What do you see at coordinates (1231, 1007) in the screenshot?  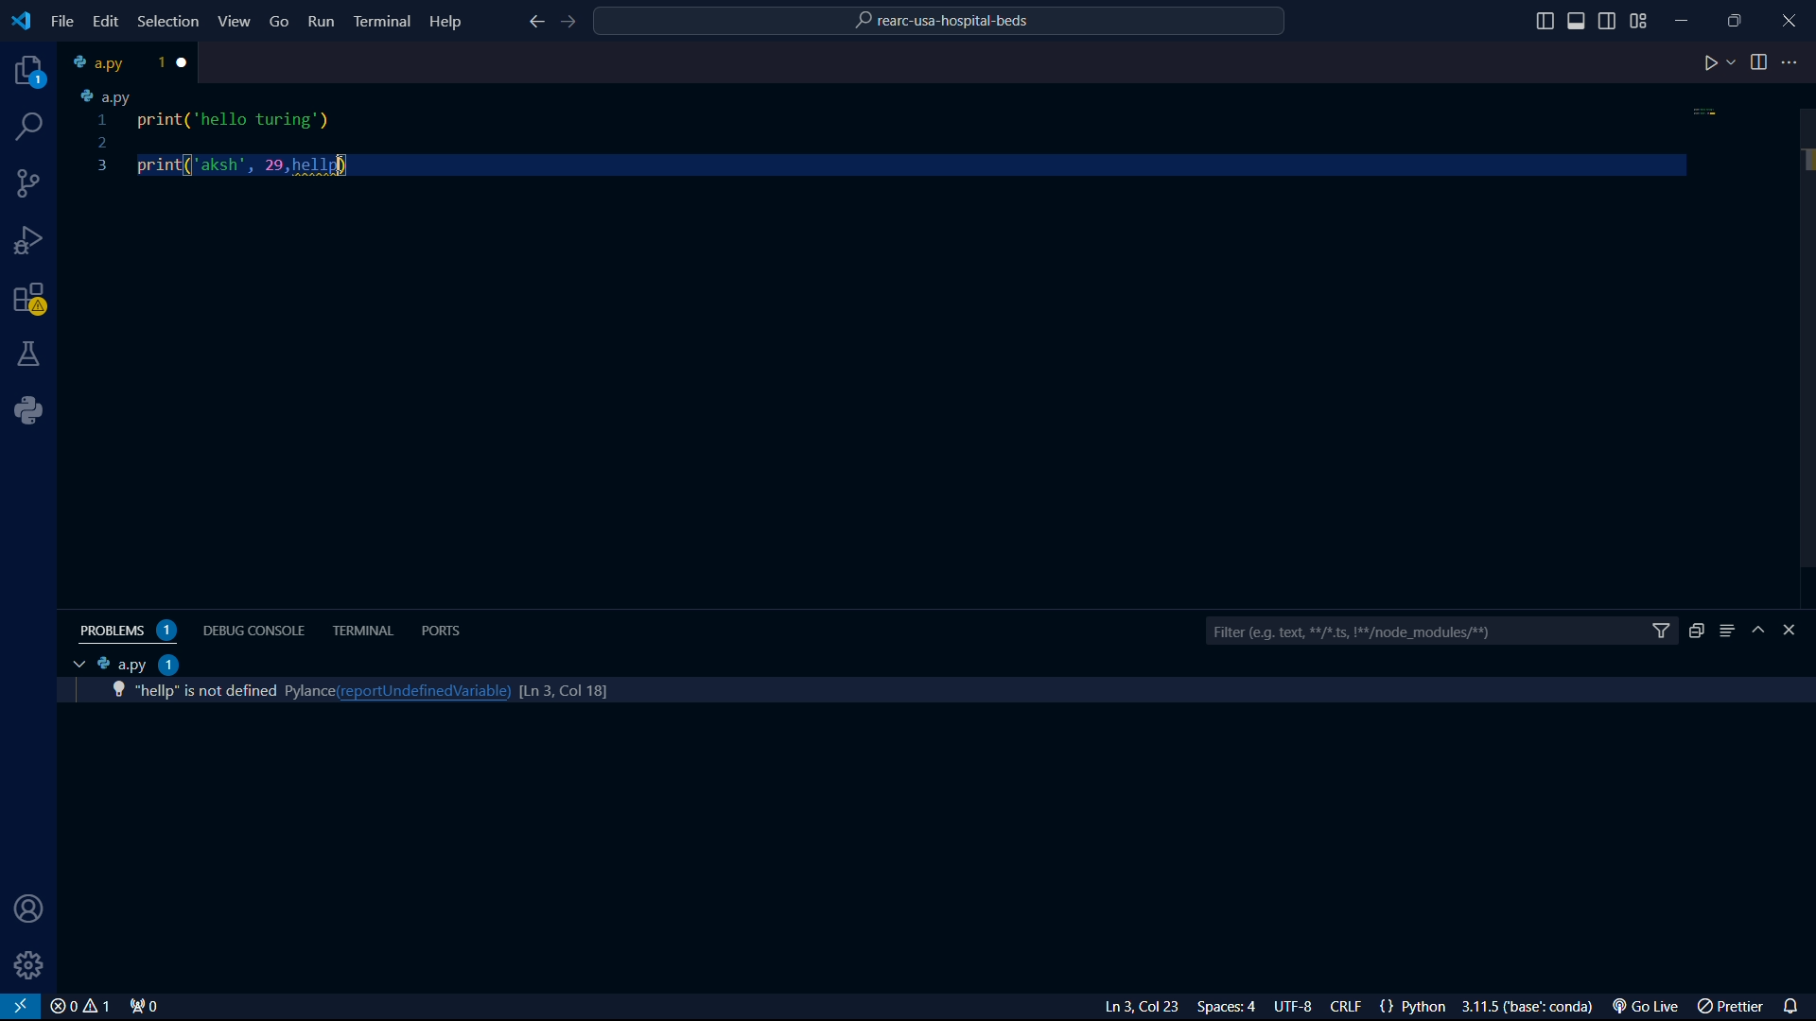 I see `Spaces: 4` at bounding box center [1231, 1007].